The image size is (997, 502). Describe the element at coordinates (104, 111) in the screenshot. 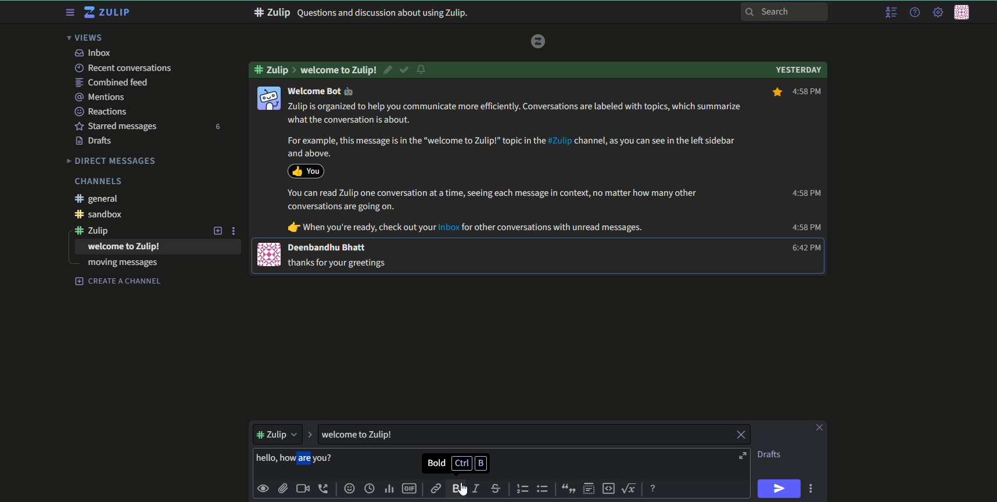

I see `Reactions` at that location.